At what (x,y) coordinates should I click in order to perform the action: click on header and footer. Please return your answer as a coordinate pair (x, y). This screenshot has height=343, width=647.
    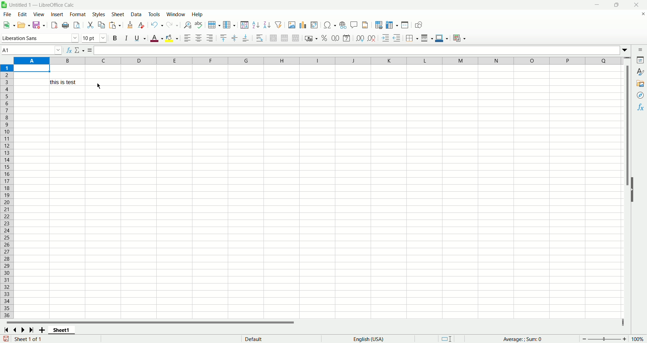
    Looking at the image, I should click on (366, 25).